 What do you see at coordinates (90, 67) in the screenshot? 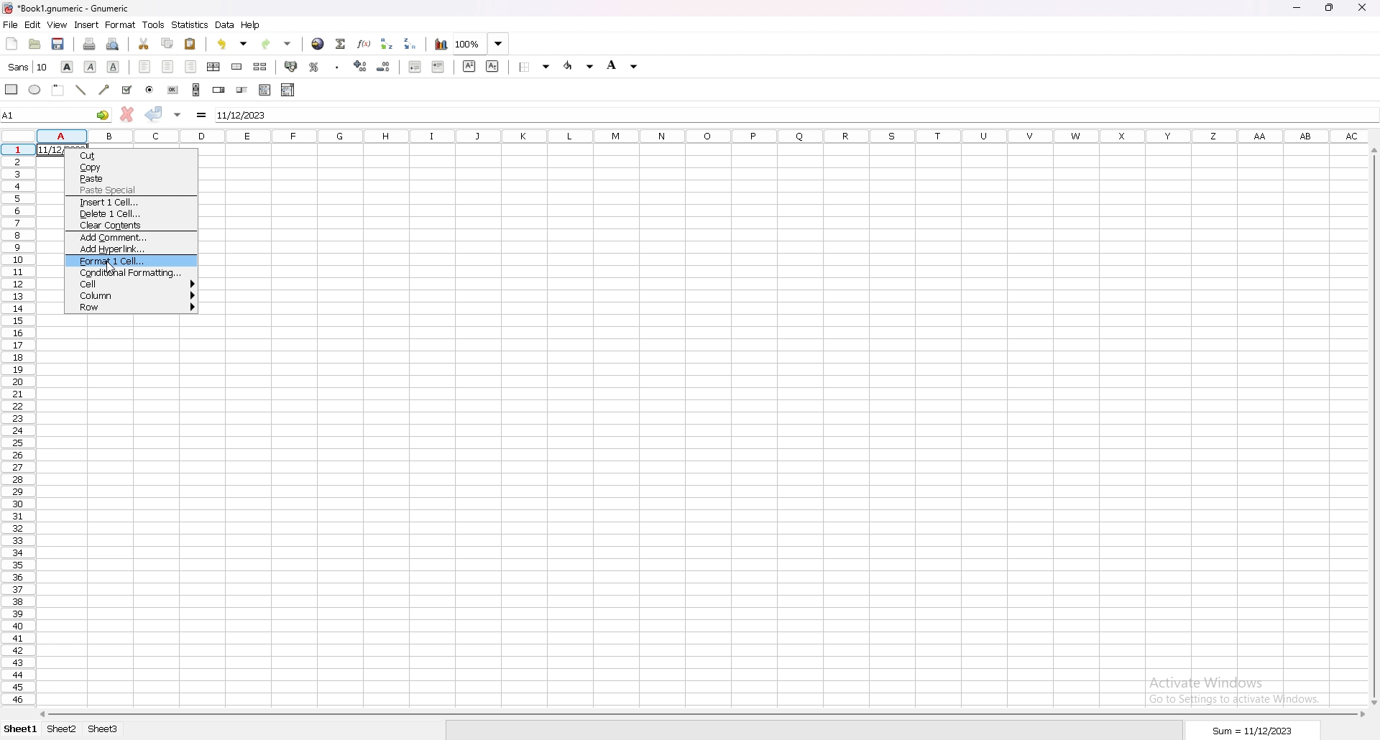
I see `italic` at bounding box center [90, 67].